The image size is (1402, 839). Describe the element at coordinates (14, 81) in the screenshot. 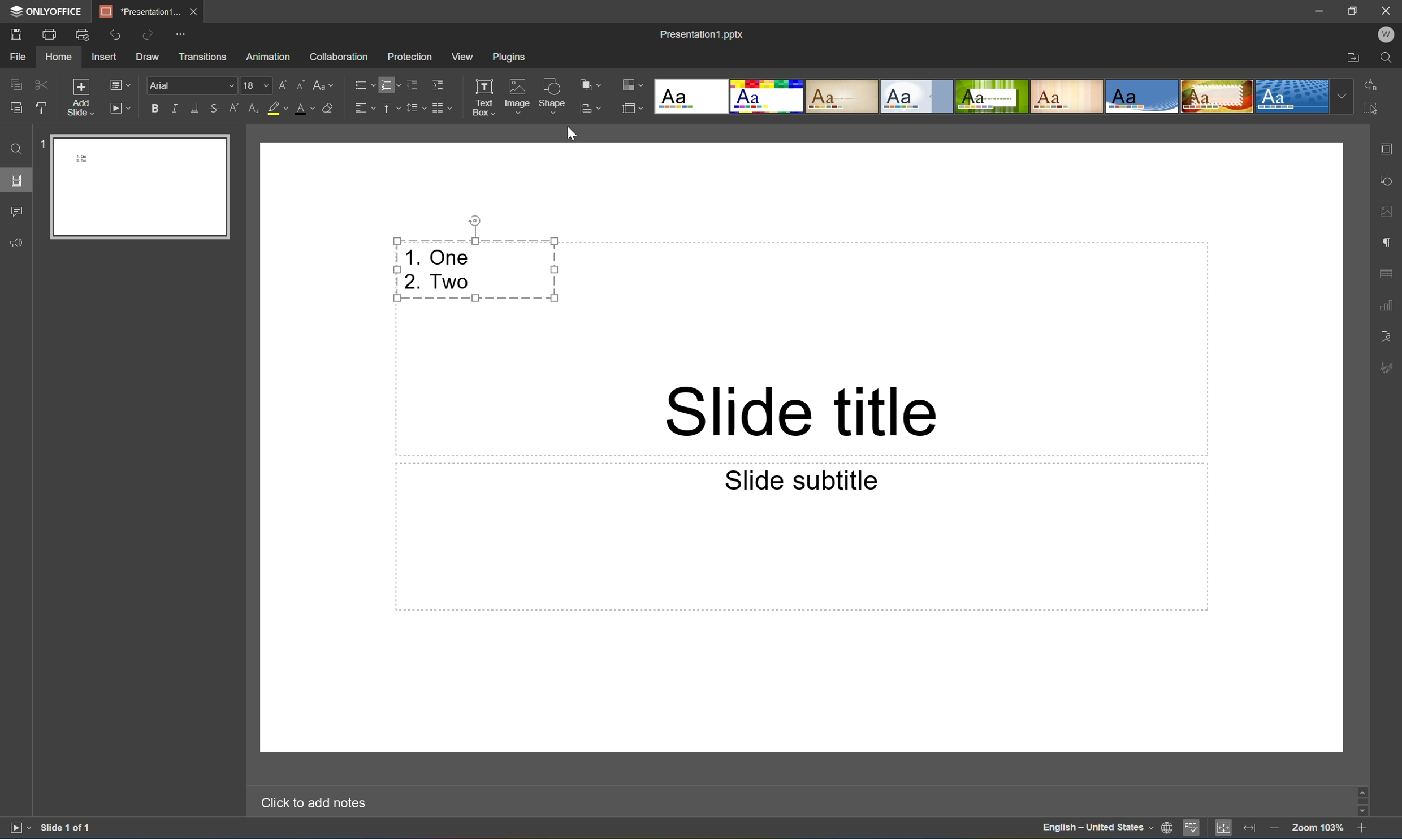

I see `Copy` at that location.